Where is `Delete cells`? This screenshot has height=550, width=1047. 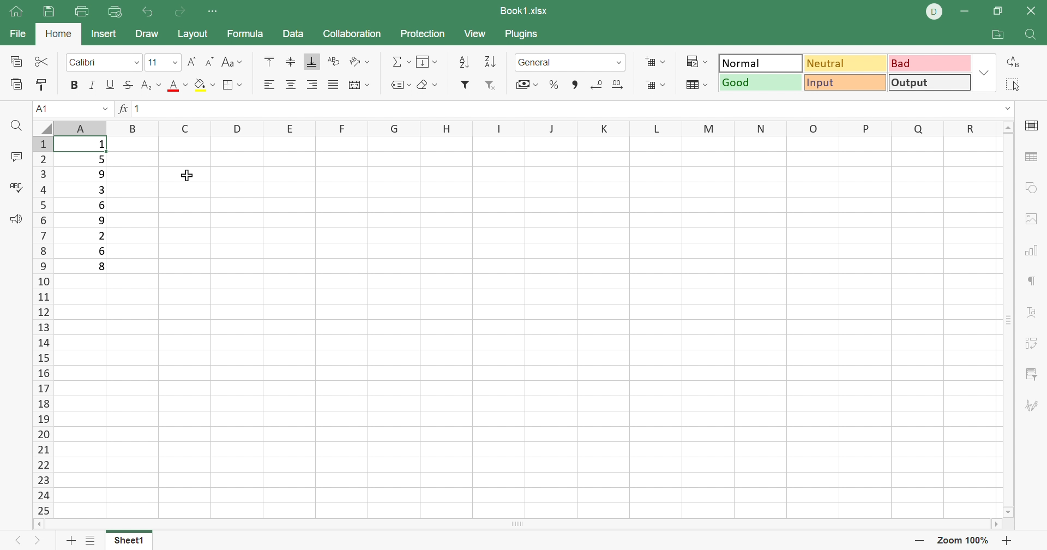 Delete cells is located at coordinates (655, 85).